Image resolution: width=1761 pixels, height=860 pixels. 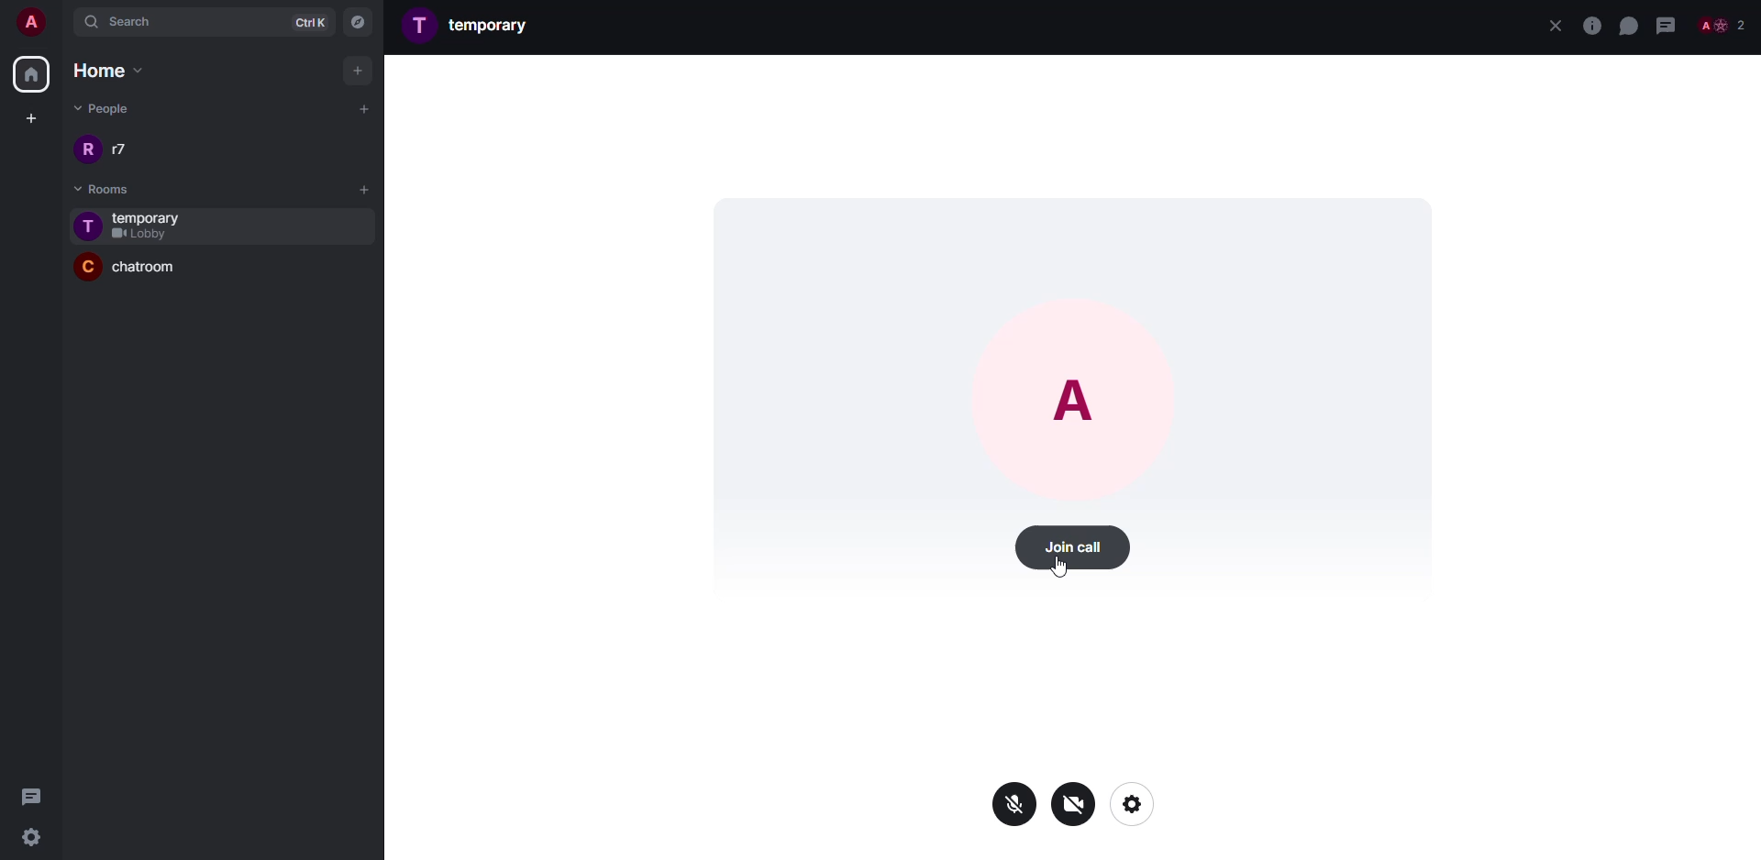 What do you see at coordinates (305, 21) in the screenshot?
I see `ctrlK` at bounding box center [305, 21].